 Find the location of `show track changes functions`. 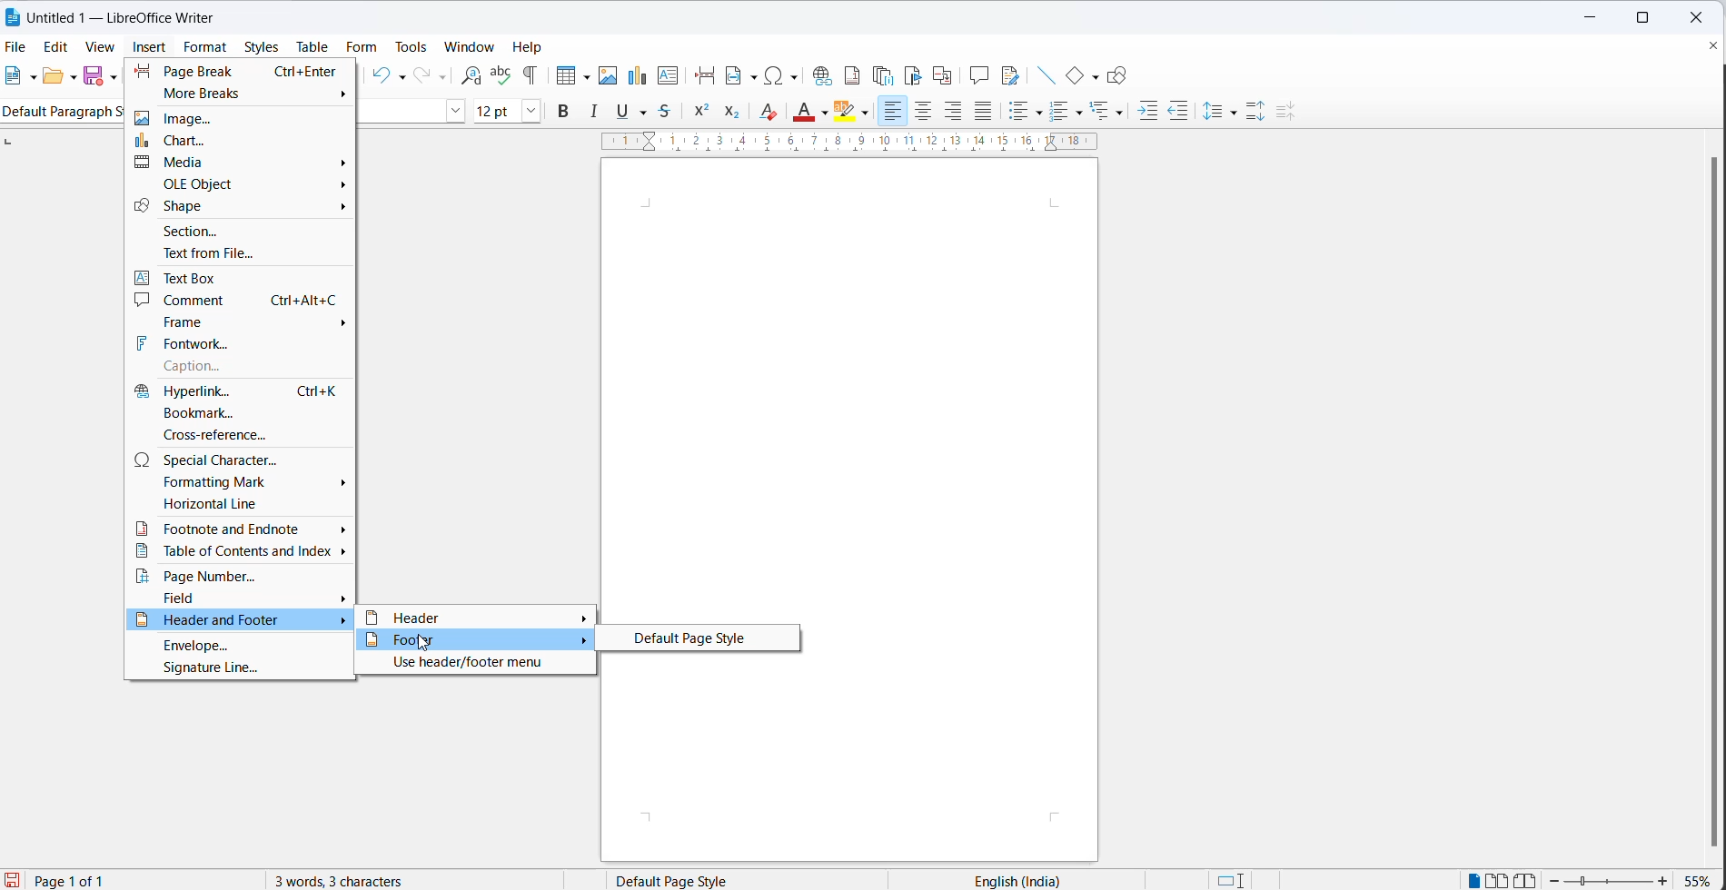

show track changes functions is located at coordinates (1009, 74).